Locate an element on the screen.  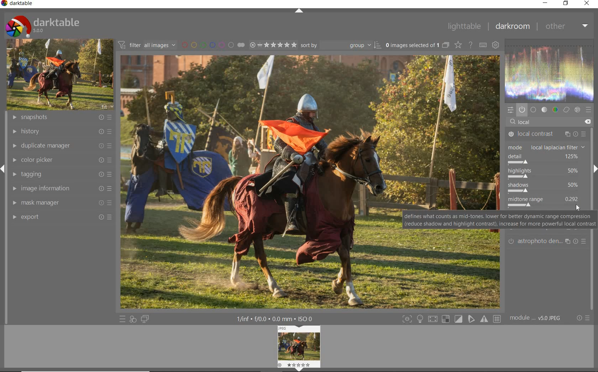
show global preferences is located at coordinates (496, 46).